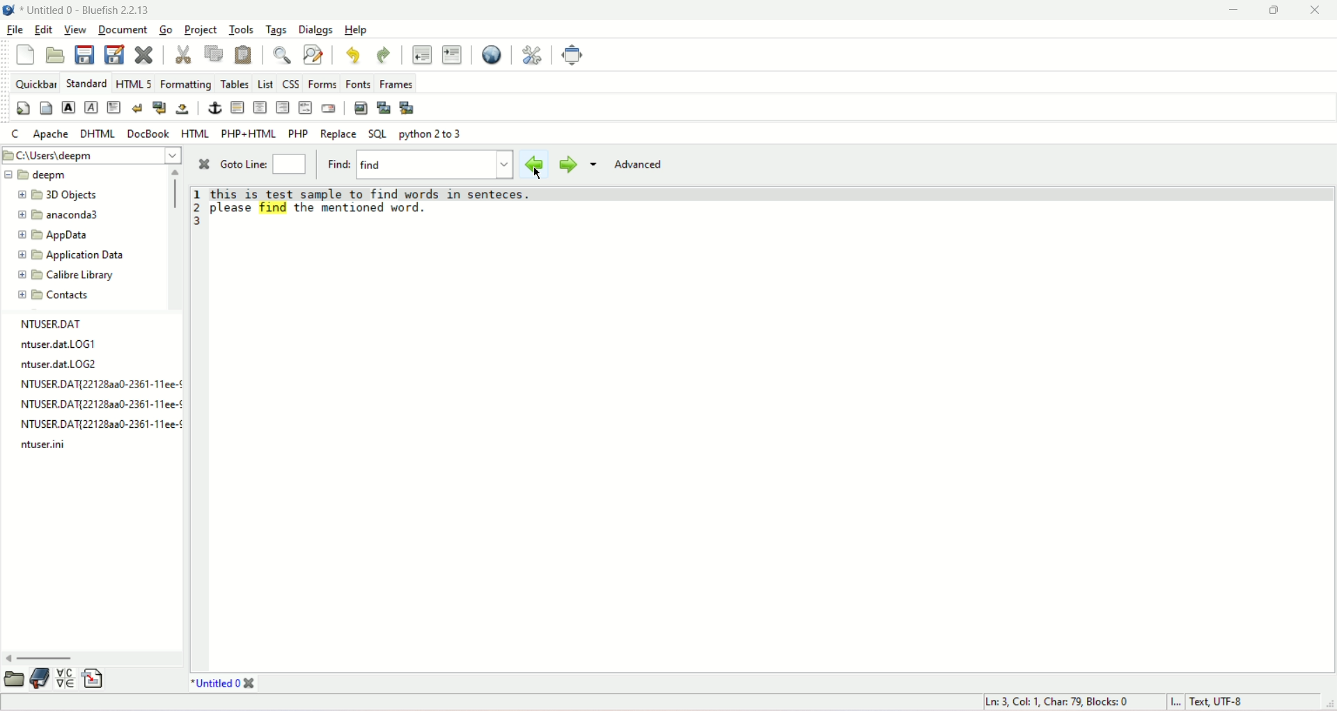 This screenshot has height=711, width=1337. What do you see at coordinates (304, 107) in the screenshot?
I see `HTML comment` at bounding box center [304, 107].